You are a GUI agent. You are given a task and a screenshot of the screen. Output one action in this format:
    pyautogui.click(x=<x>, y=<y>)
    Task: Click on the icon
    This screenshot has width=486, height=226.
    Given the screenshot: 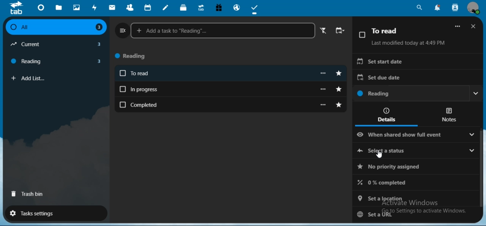 What is the action you would take?
    pyautogui.click(x=19, y=8)
    